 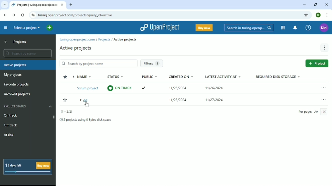 I want to click on Archived projects, so click(x=17, y=94).